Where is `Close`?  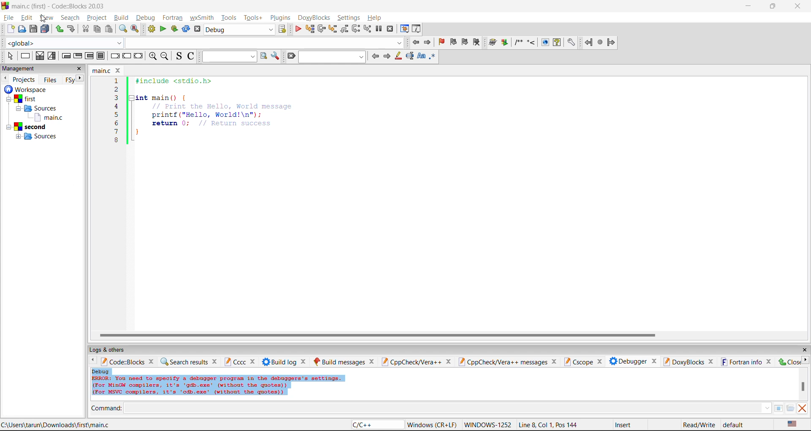 Close is located at coordinates (789, 361).